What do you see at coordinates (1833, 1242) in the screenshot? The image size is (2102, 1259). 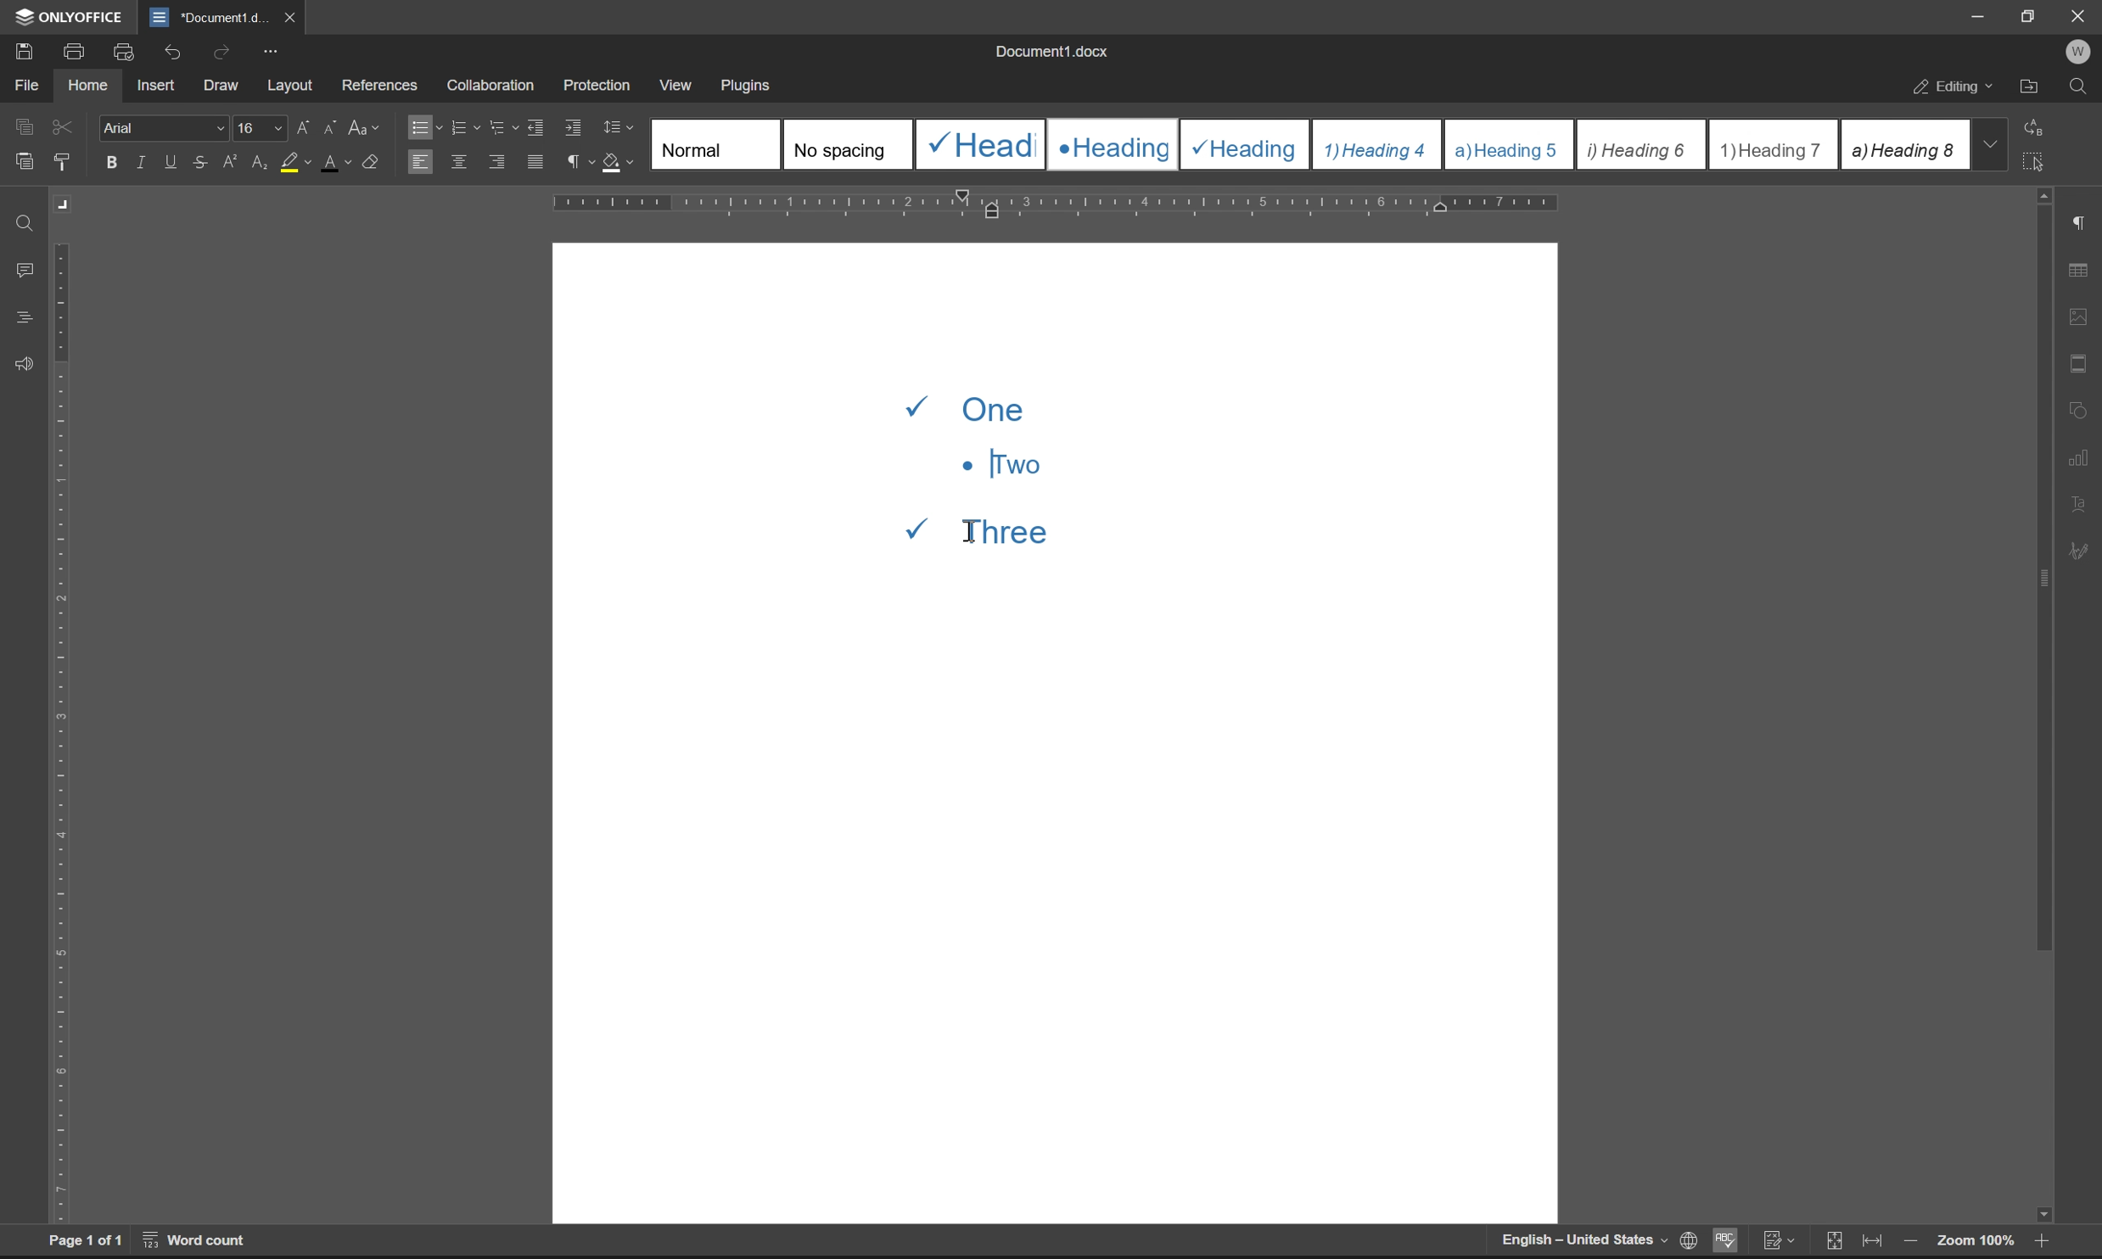 I see `fit to slide` at bounding box center [1833, 1242].